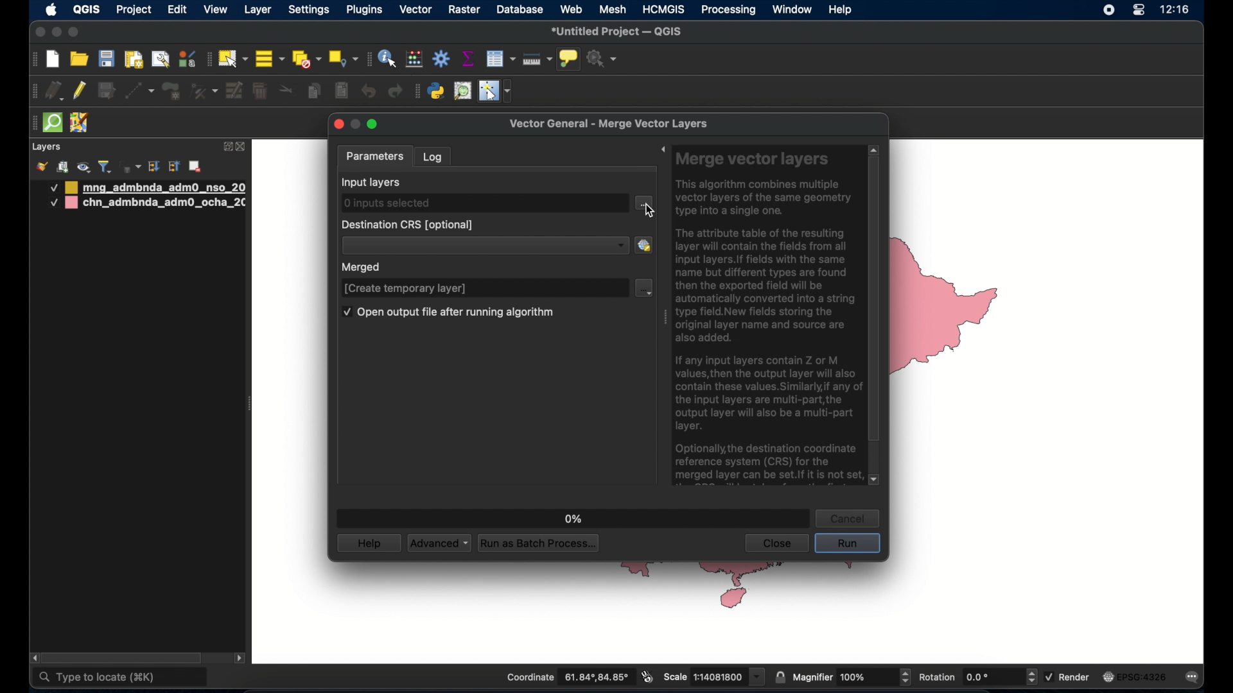  I want to click on window, so click(792, 9).